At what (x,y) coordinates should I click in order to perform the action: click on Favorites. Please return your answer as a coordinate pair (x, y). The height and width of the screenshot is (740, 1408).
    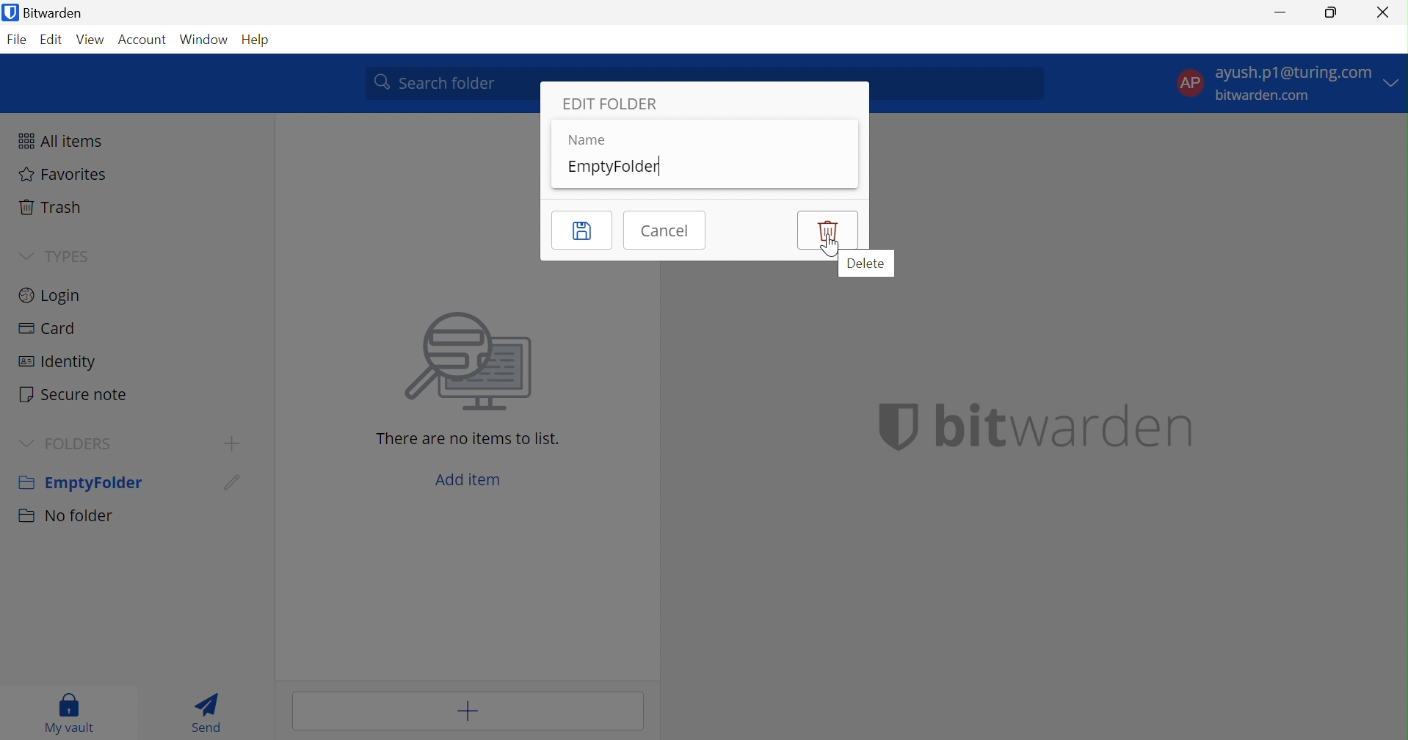
    Looking at the image, I should click on (63, 174).